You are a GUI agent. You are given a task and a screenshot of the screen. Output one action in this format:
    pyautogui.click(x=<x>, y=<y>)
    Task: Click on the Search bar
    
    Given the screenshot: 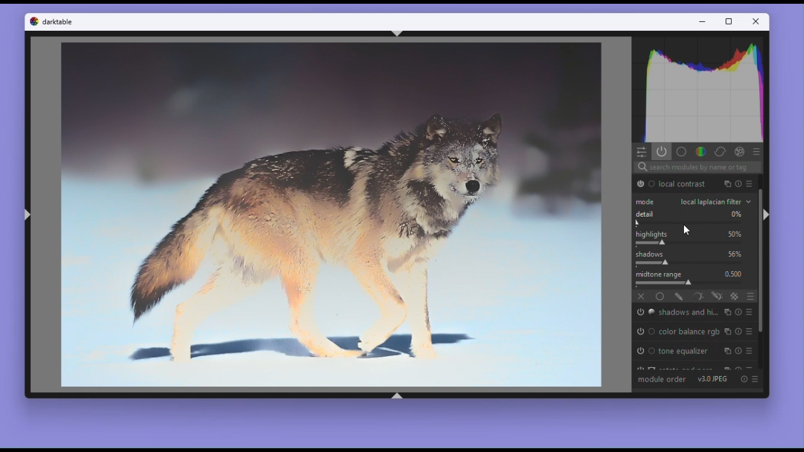 What is the action you would take?
    pyautogui.click(x=698, y=166)
    